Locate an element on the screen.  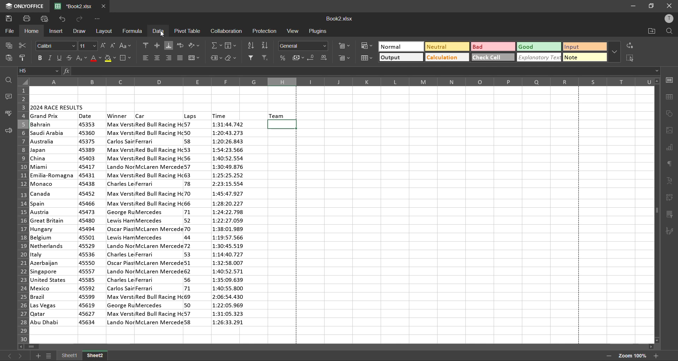
cursor is located at coordinates (162, 36).